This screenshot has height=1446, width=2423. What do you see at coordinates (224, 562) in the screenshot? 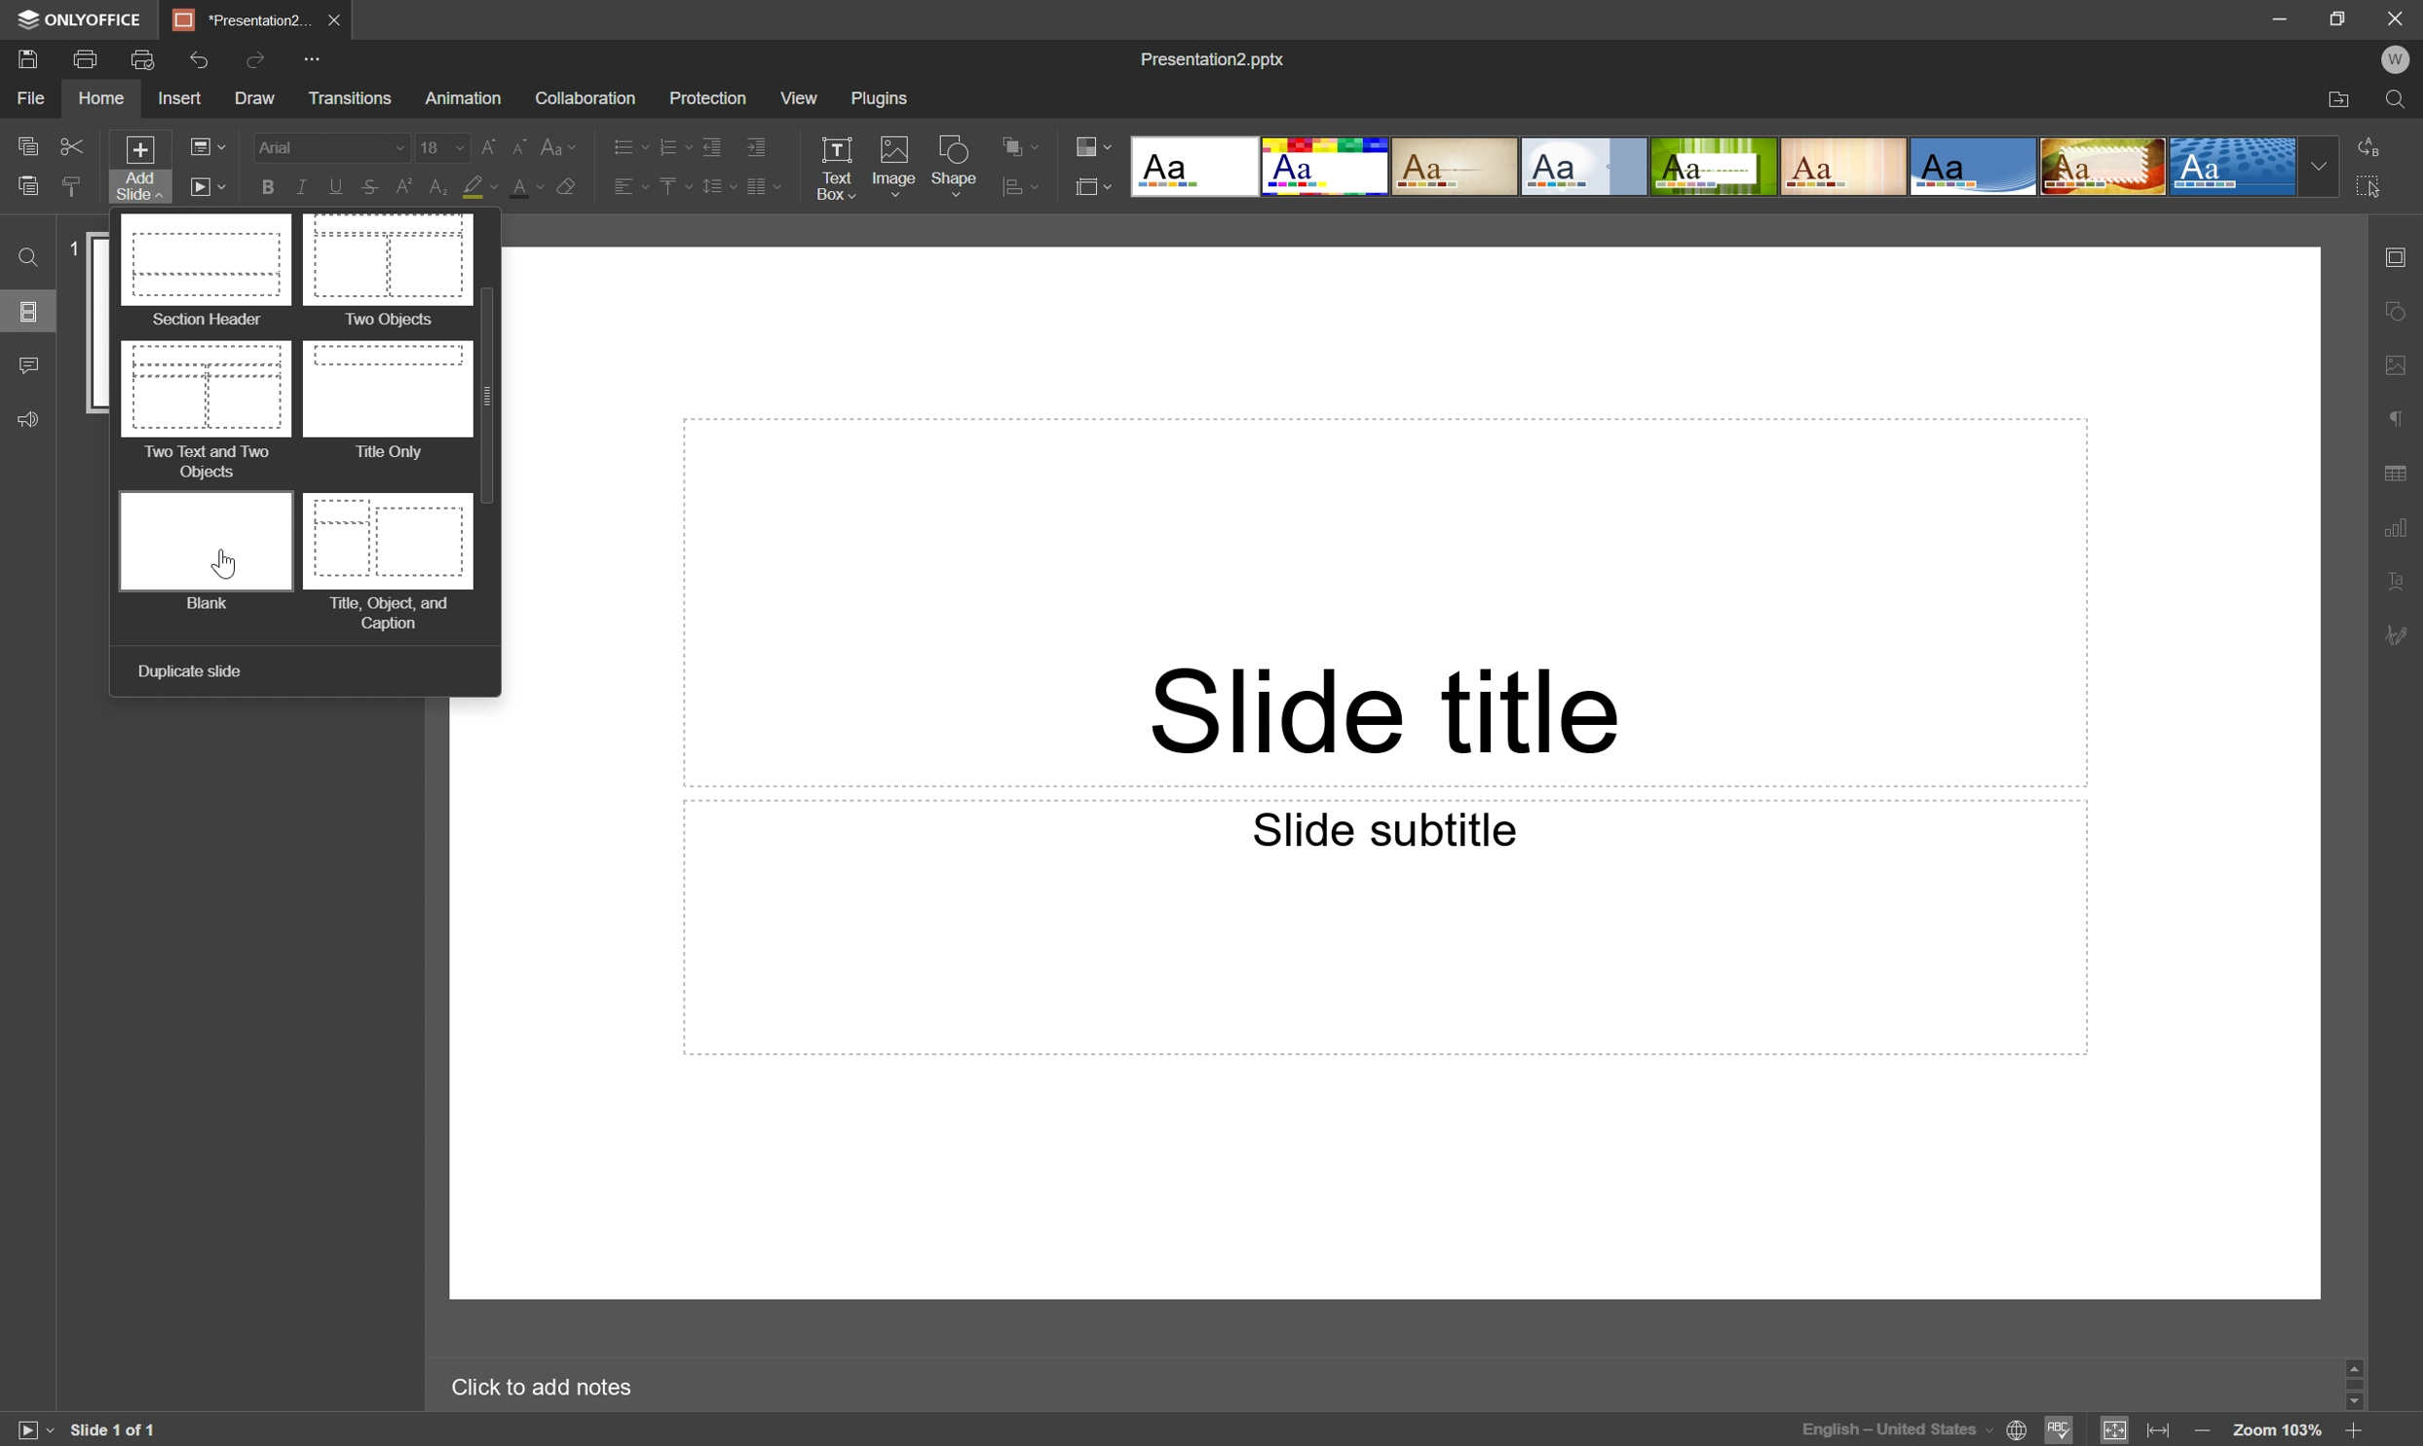
I see `Cursor` at bounding box center [224, 562].